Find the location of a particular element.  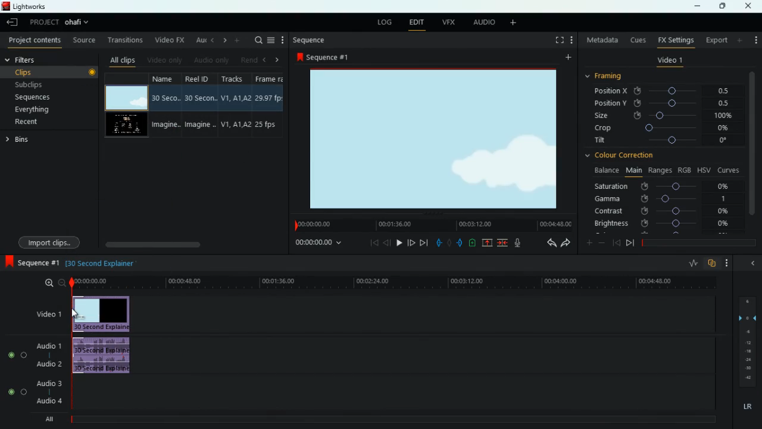

 is located at coordinates (92, 73).